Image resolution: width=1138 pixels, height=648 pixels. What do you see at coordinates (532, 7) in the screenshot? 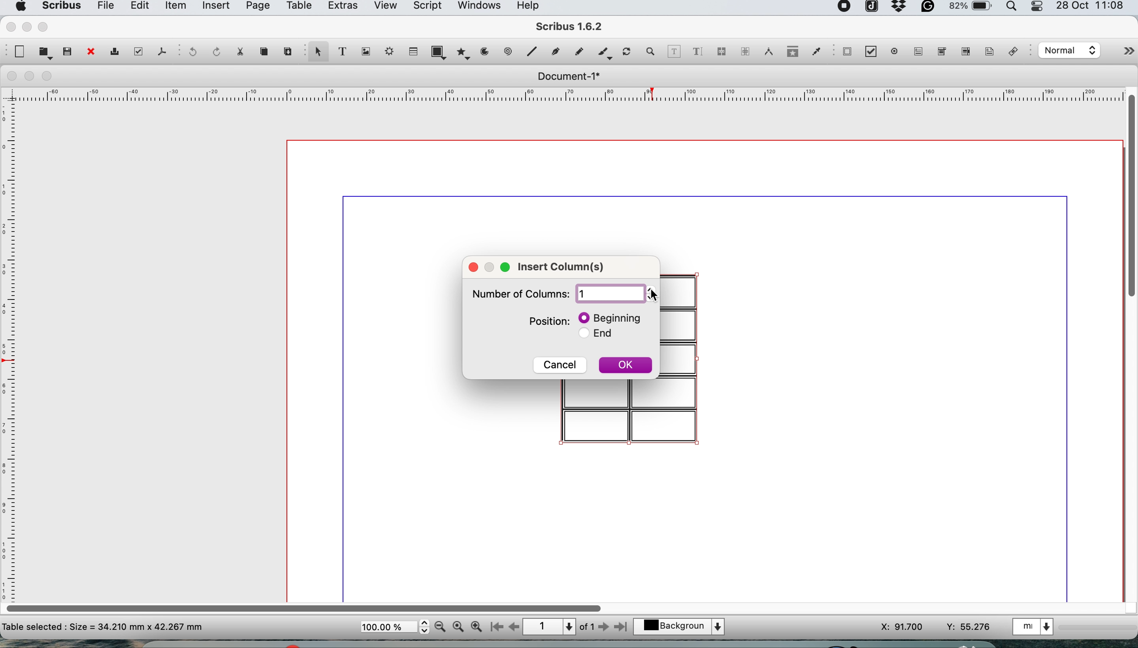
I see `help` at bounding box center [532, 7].